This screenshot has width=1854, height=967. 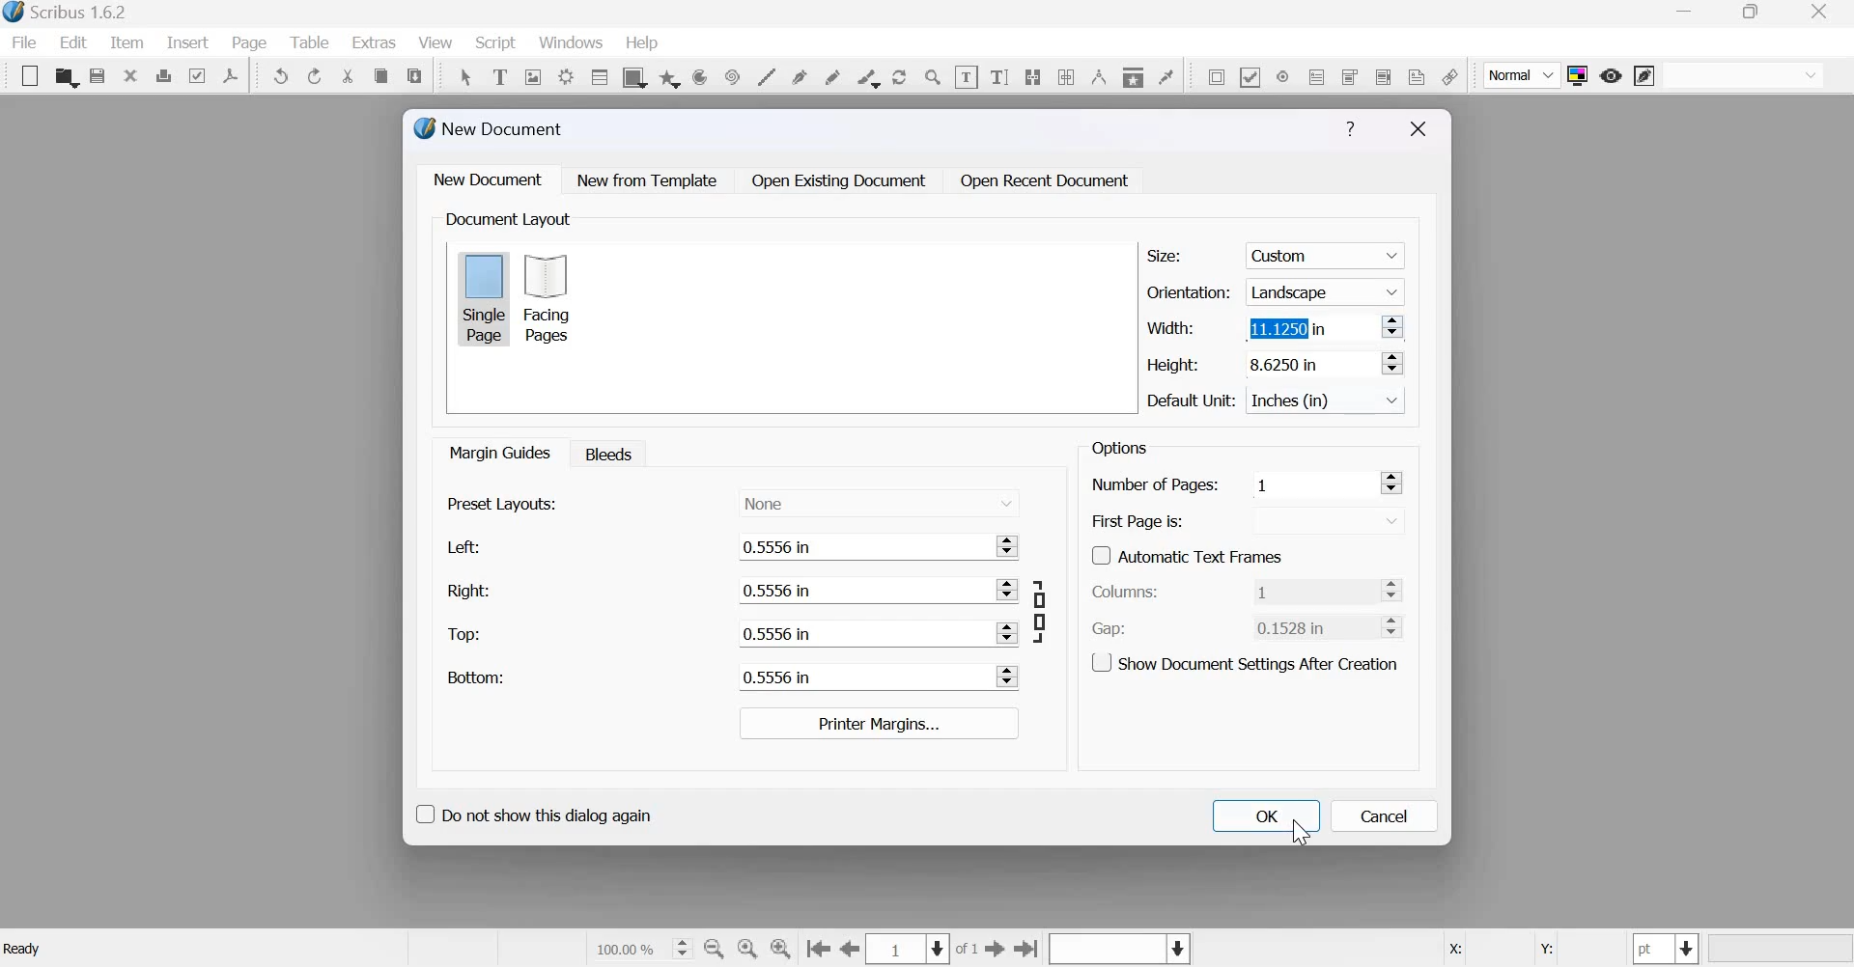 I want to click on windows, so click(x=571, y=44).